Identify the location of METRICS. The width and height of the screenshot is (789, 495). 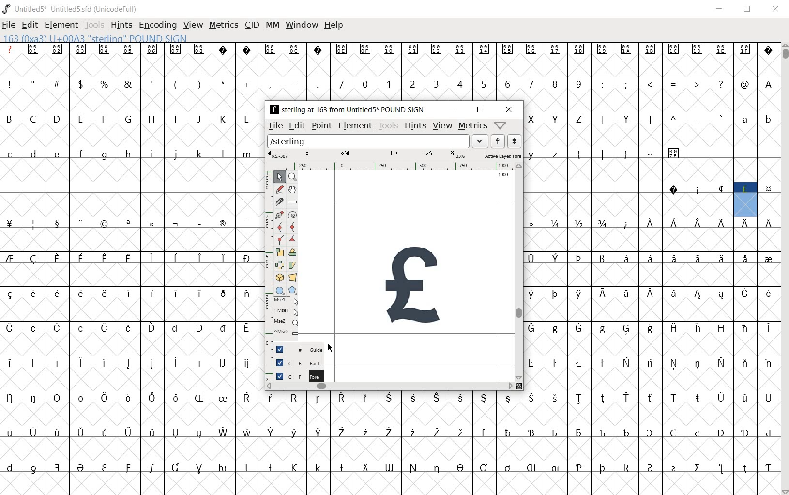
(223, 26).